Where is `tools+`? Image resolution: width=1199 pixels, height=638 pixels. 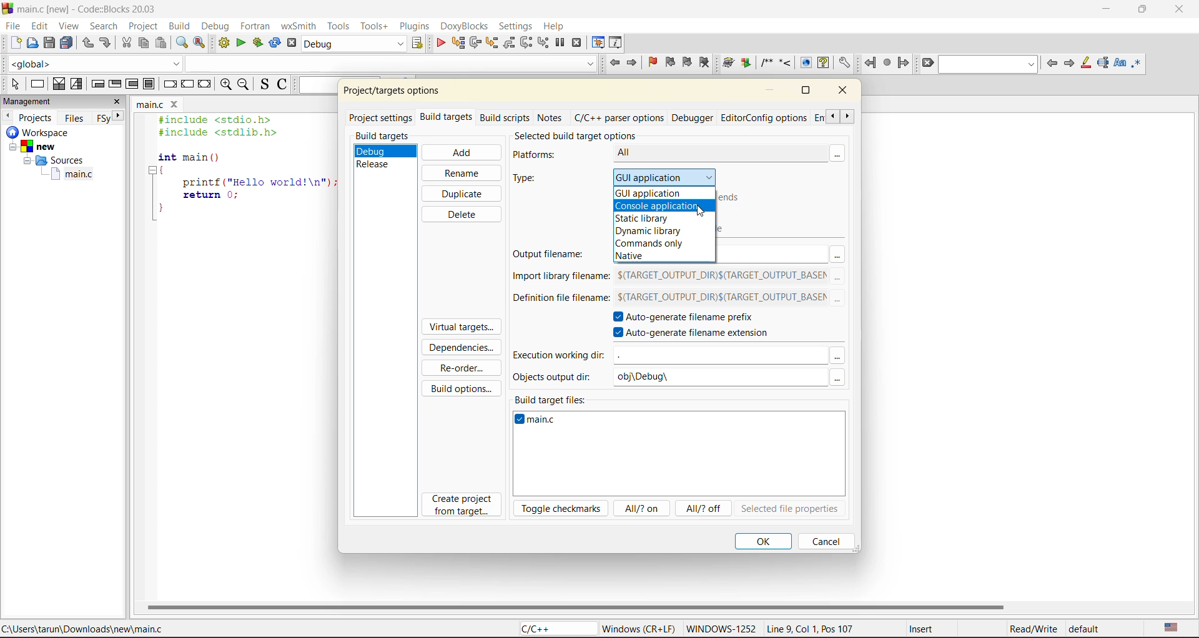 tools+ is located at coordinates (373, 26).